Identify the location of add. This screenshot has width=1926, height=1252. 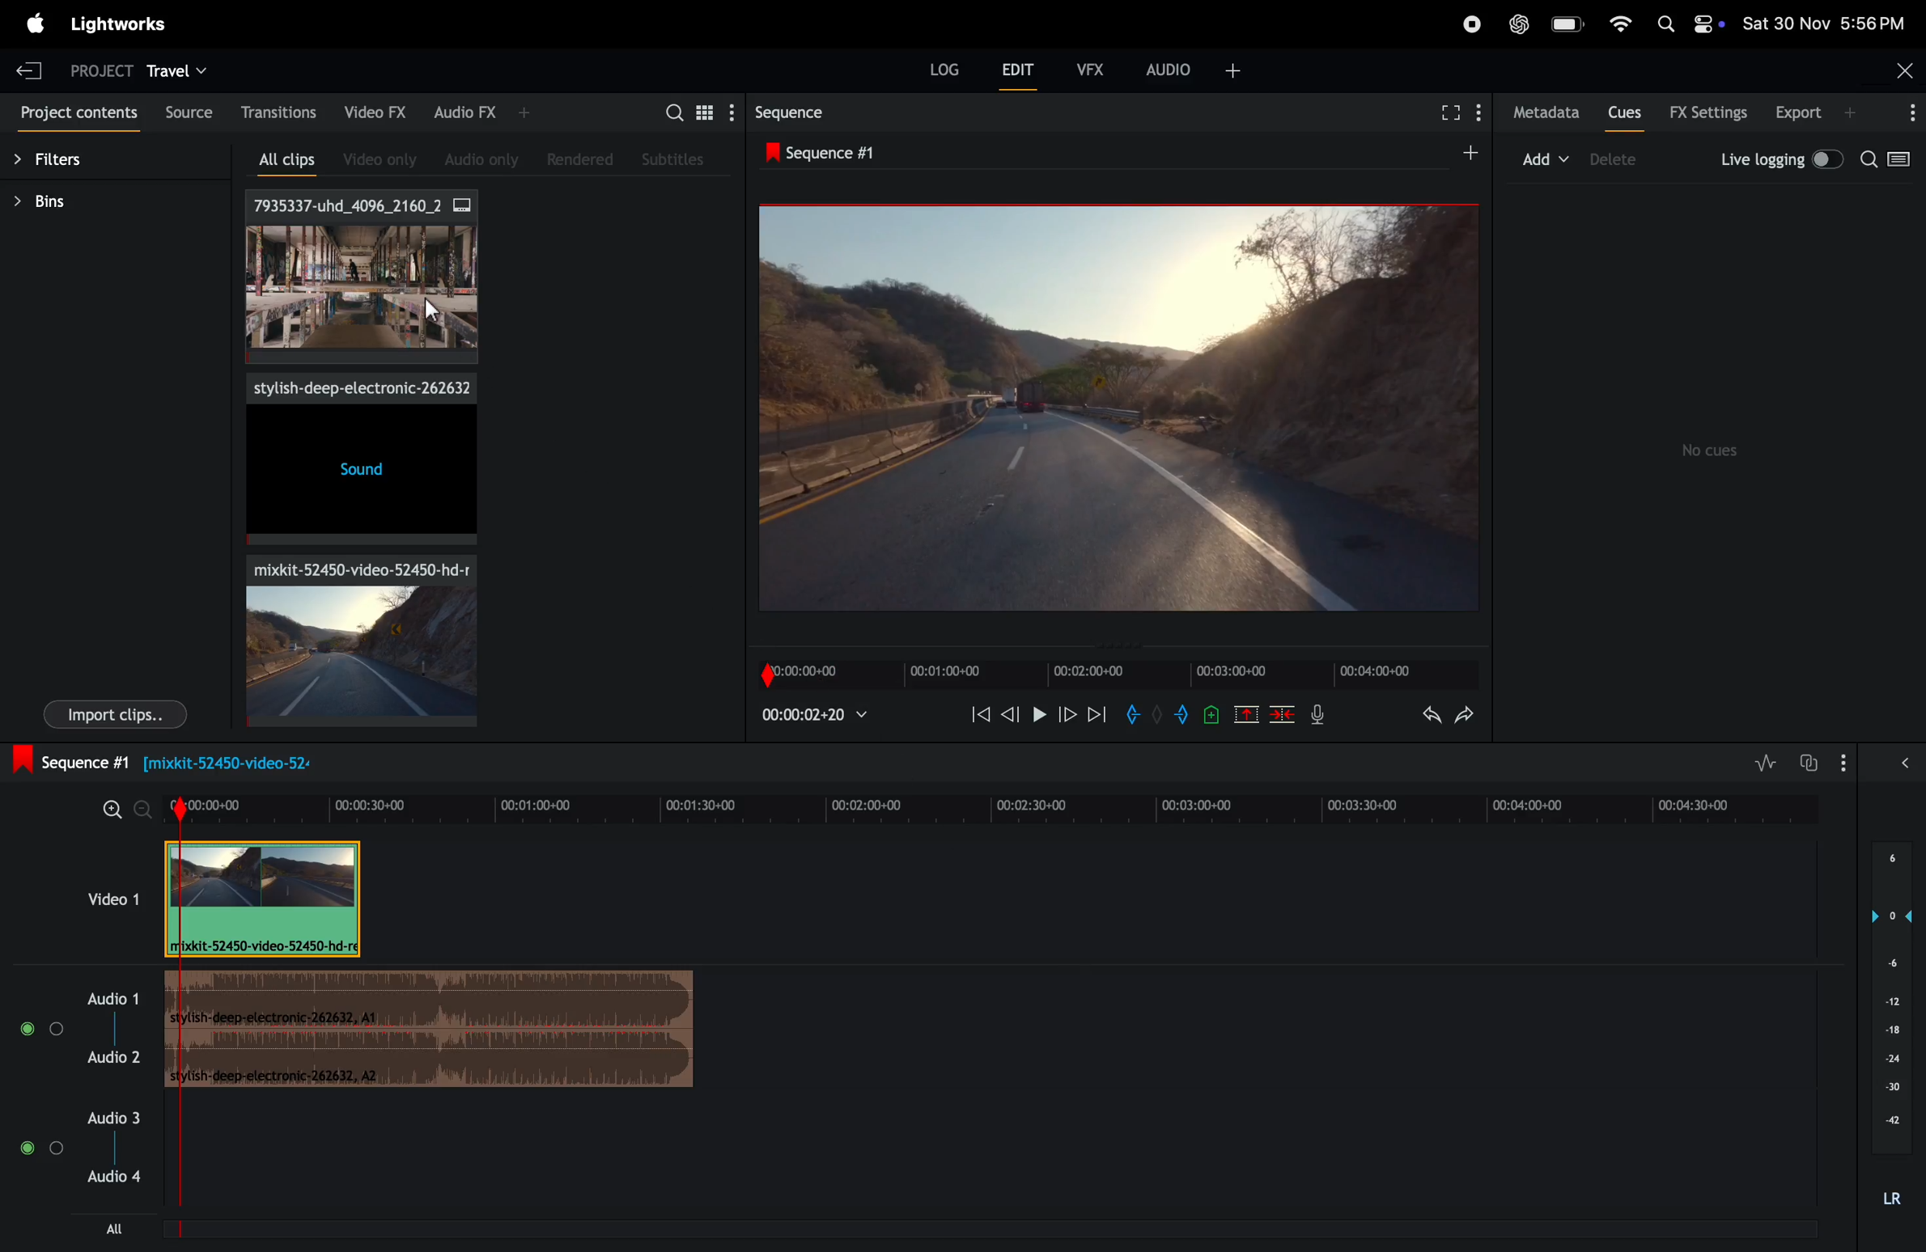
(1458, 154).